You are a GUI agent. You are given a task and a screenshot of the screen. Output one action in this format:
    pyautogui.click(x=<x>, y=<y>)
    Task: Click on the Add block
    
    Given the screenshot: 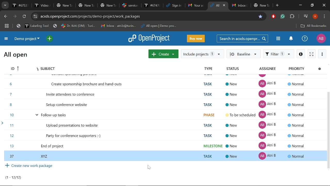 What is the action you would take?
    pyautogui.click(x=274, y=17)
    